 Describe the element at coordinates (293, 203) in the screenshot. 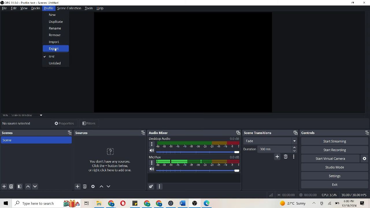

I see `weahter` at that location.